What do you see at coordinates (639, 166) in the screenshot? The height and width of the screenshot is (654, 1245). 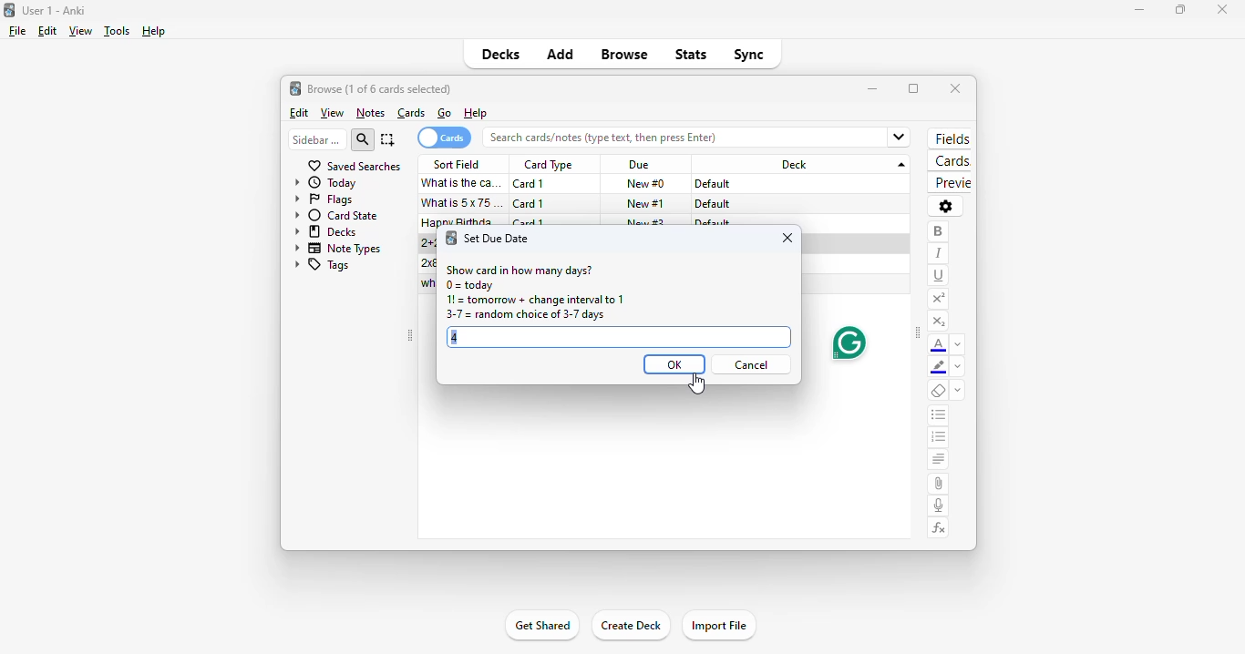 I see `due` at bounding box center [639, 166].